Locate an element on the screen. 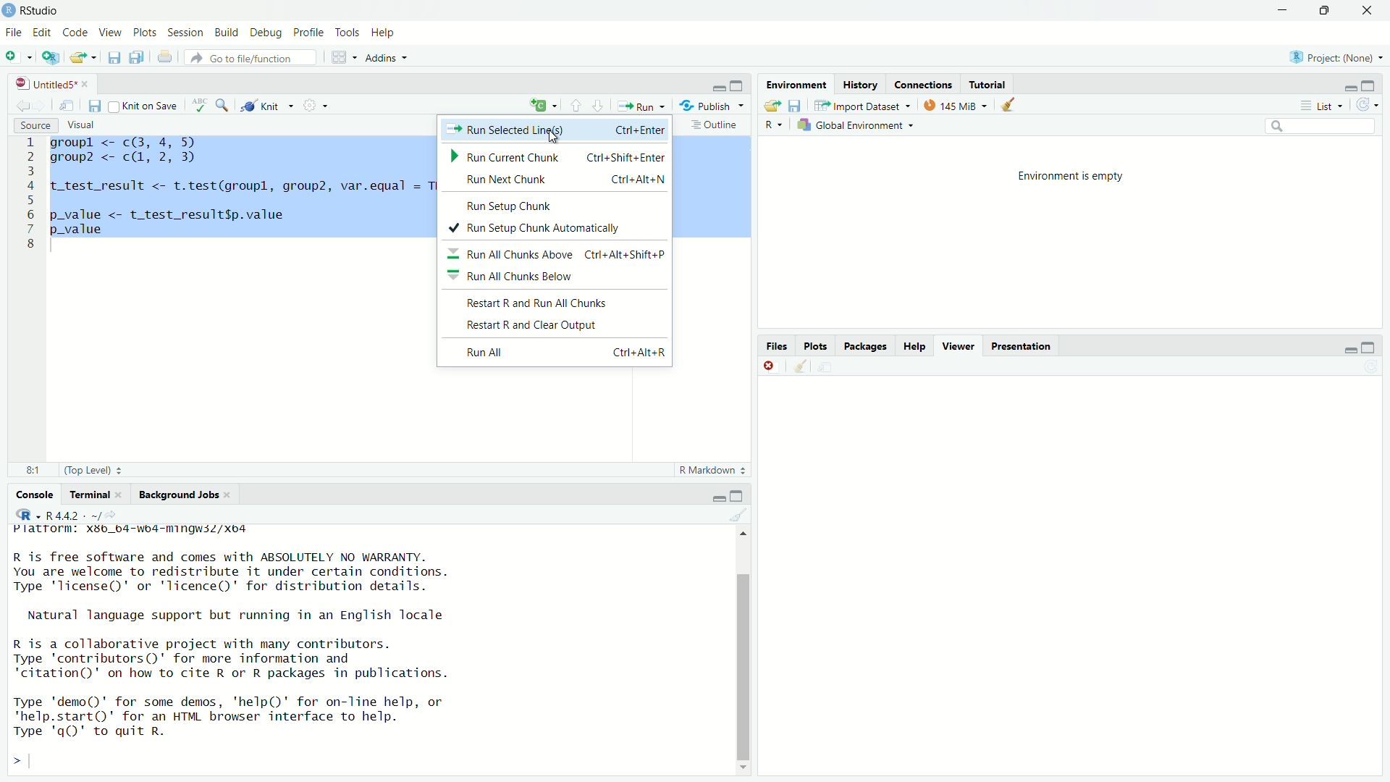 This screenshot has width=1390, height=782. Run Setup Chunk is located at coordinates (510, 206).